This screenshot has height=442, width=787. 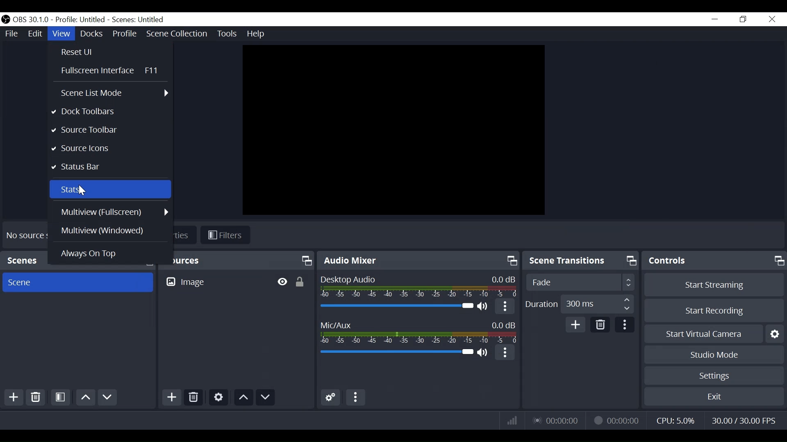 I want to click on Edit, so click(x=36, y=34).